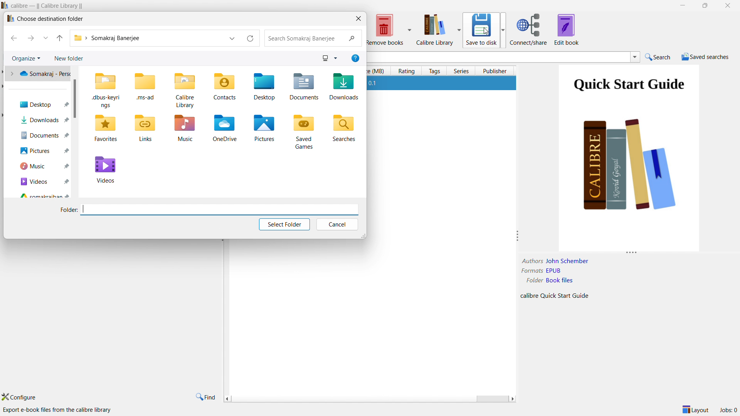  What do you see at coordinates (629, 84) in the screenshot?
I see `Quick Start Guide` at bounding box center [629, 84].